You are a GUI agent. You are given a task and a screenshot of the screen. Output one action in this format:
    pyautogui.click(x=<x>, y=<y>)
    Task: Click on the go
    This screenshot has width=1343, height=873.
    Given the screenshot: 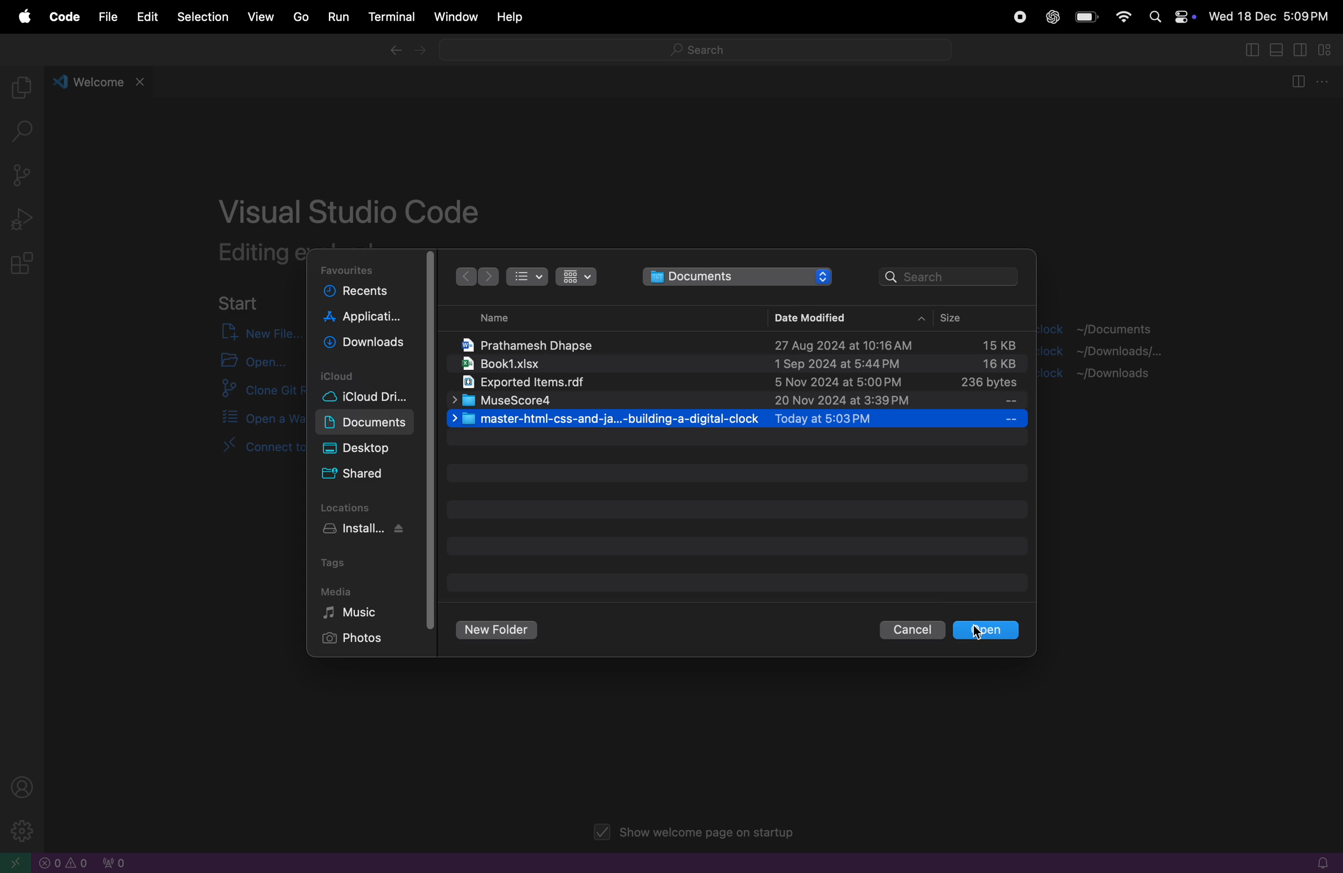 What is the action you would take?
    pyautogui.click(x=297, y=17)
    